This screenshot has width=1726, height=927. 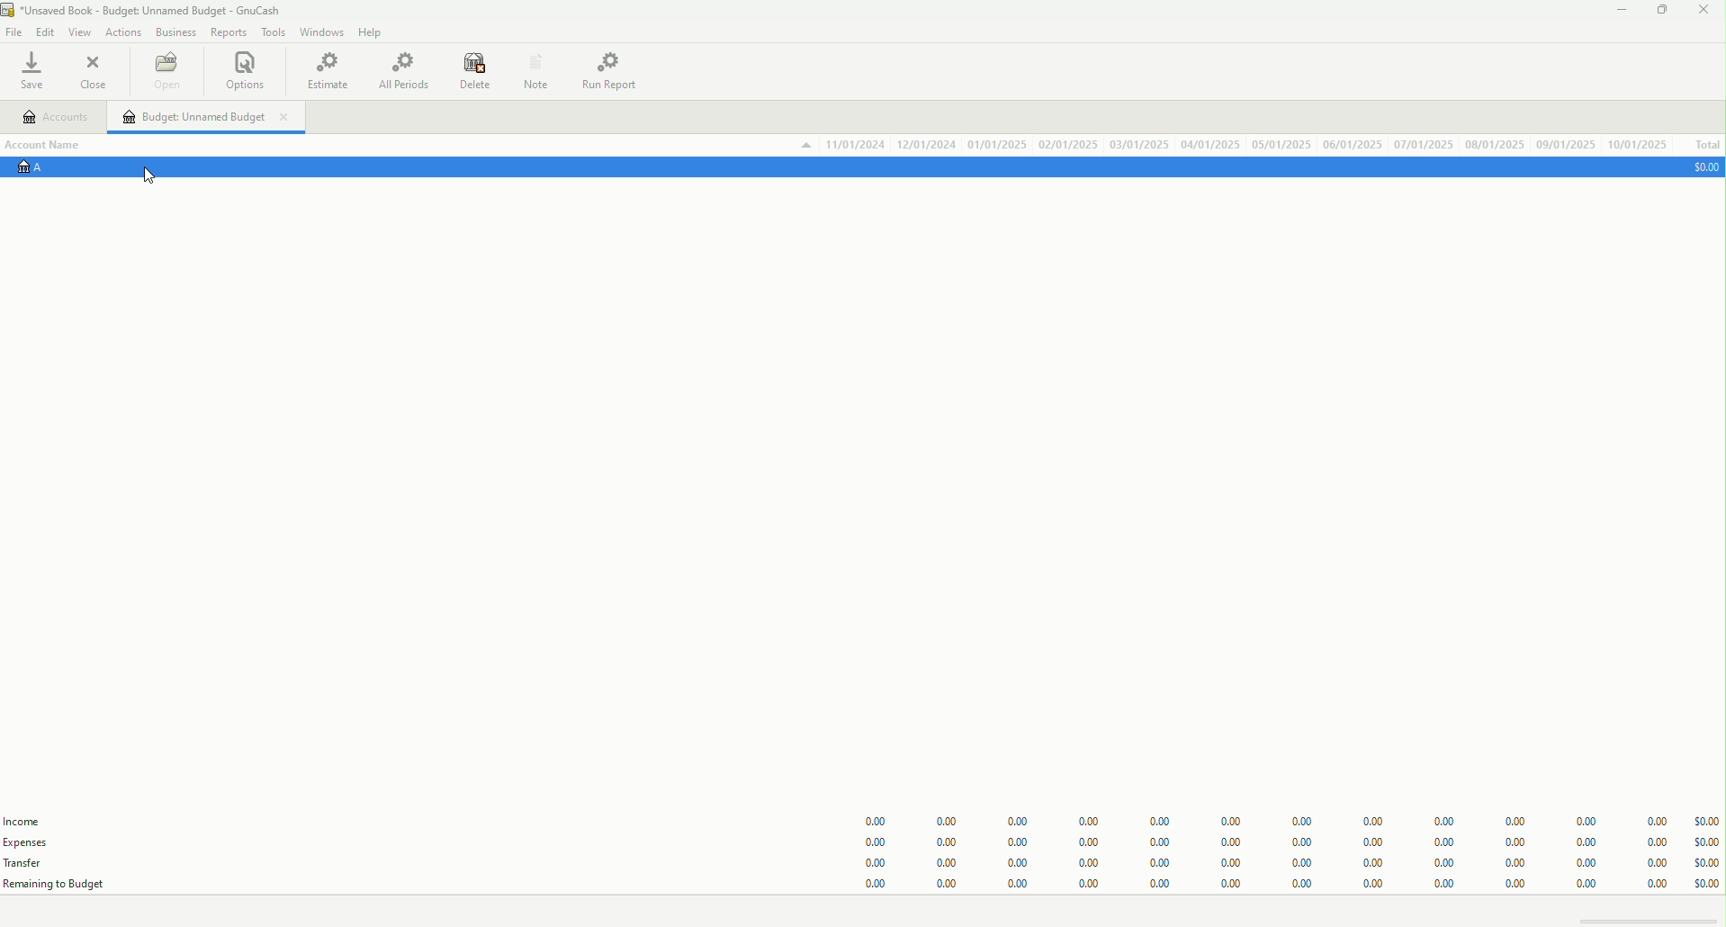 I want to click on Account Name, so click(x=56, y=145).